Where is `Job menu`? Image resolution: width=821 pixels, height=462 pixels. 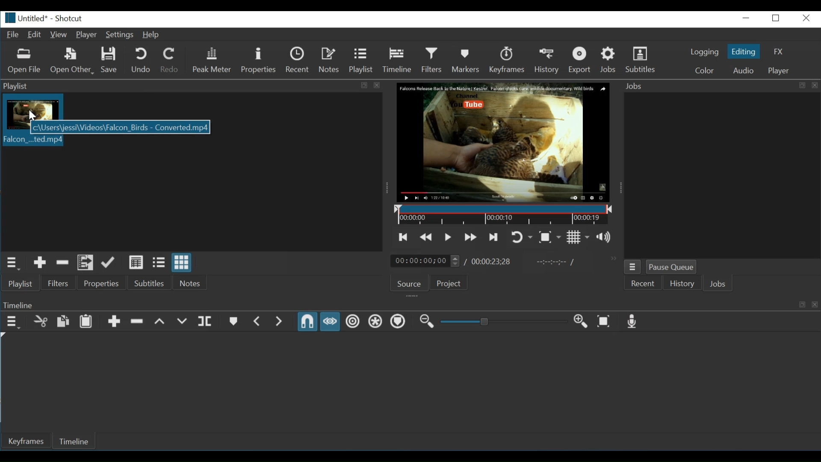
Job menu is located at coordinates (633, 267).